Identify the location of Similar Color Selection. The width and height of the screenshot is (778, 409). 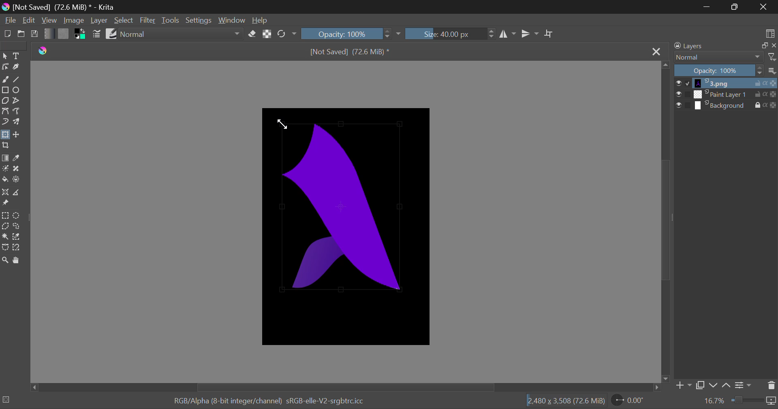
(17, 236).